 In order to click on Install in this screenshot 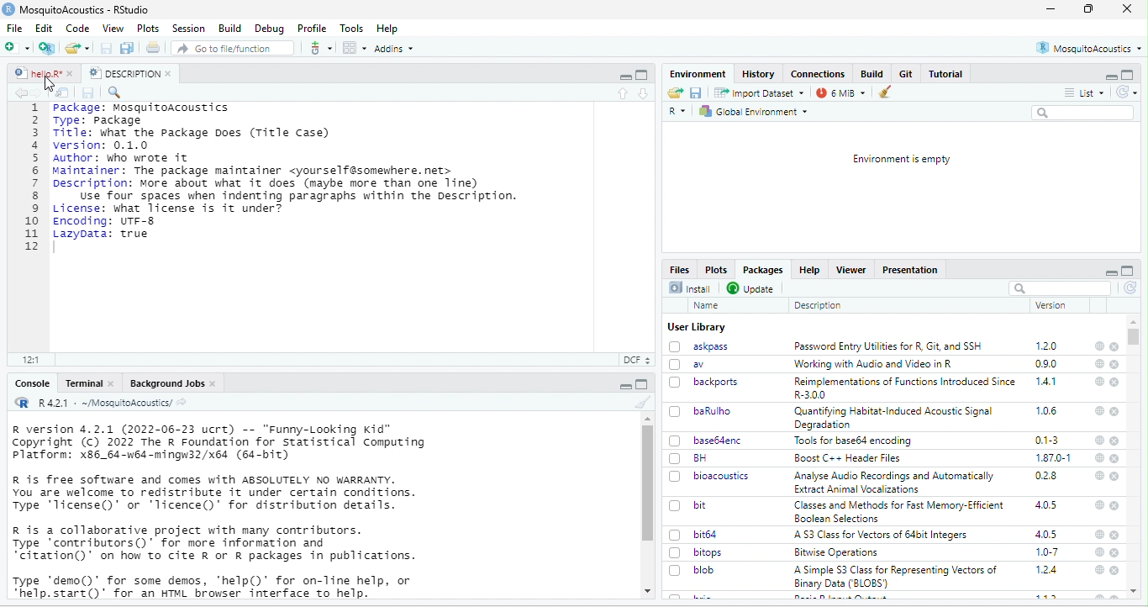, I will do `click(690, 288)`.